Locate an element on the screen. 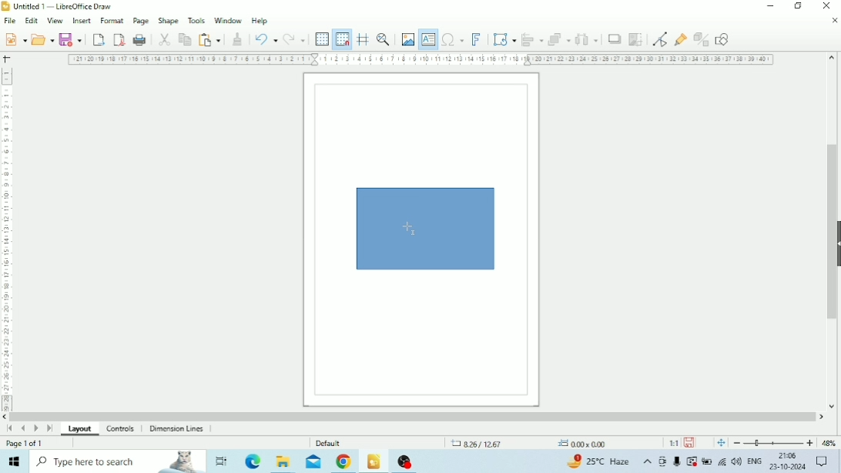  Snap to Grid is located at coordinates (343, 40).